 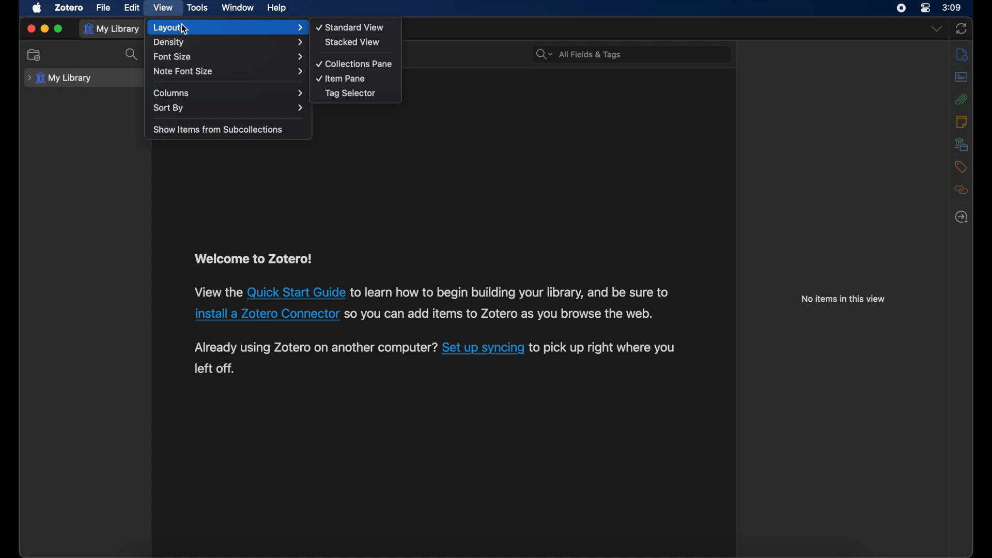 What do you see at coordinates (198, 8) in the screenshot?
I see `tools` at bounding box center [198, 8].